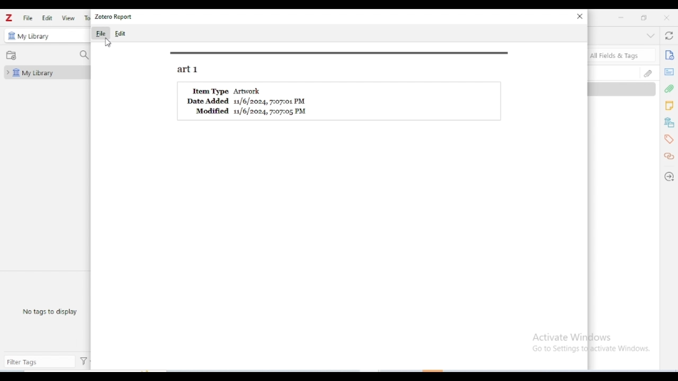 This screenshot has width=678, height=381. Describe the element at coordinates (11, 35) in the screenshot. I see `icon` at that location.